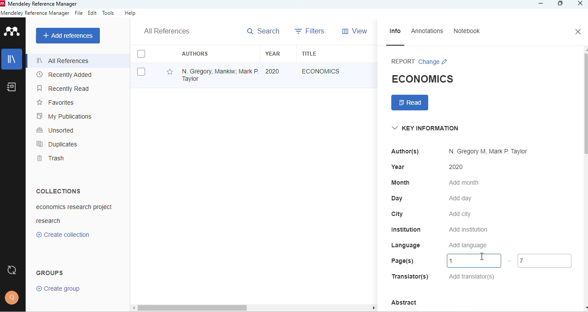 This screenshot has height=312, width=588. What do you see at coordinates (425, 128) in the screenshot?
I see `key information` at bounding box center [425, 128].